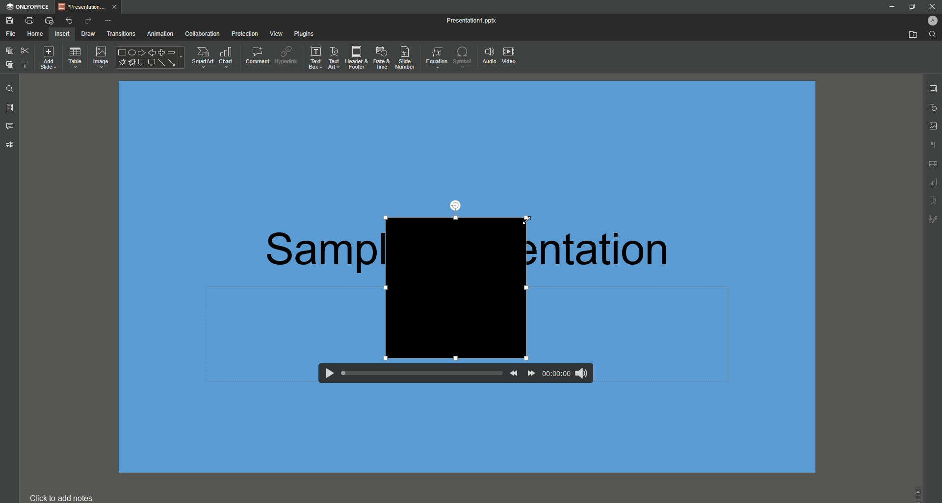 This screenshot has height=503, width=942. What do you see at coordinates (934, 89) in the screenshot?
I see `Slide Settings` at bounding box center [934, 89].